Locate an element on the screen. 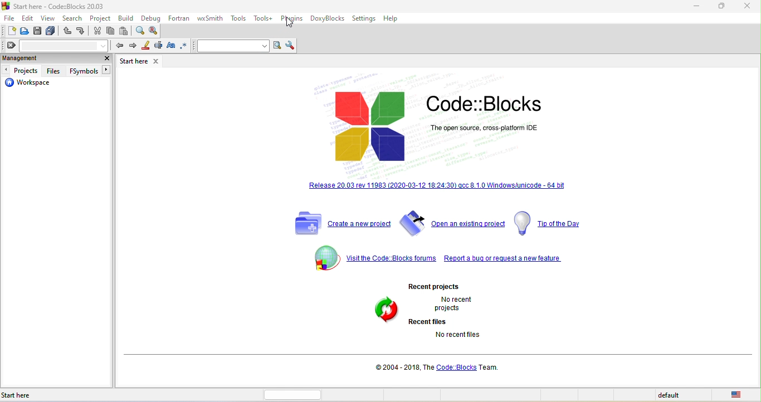 This screenshot has height=402, width=761. recent file and projects is located at coordinates (442, 312).